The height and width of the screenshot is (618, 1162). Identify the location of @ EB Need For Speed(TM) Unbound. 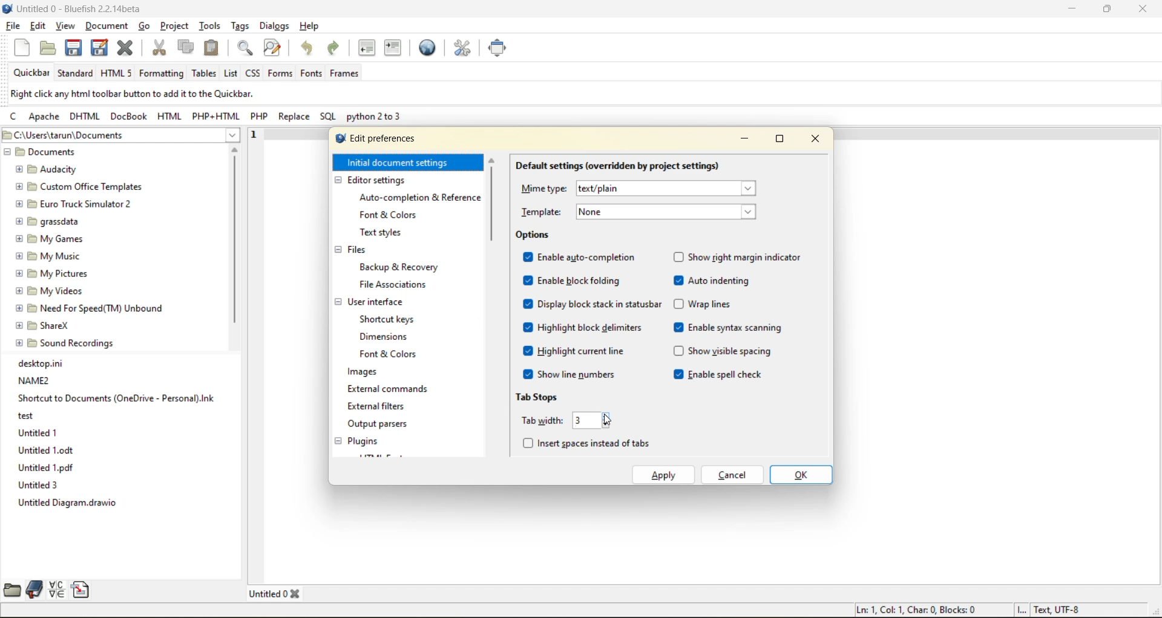
(91, 307).